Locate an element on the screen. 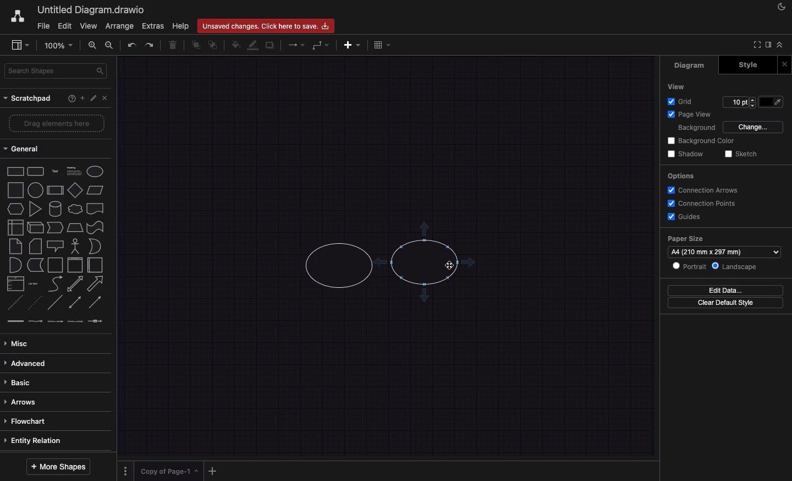  rounded rectangle is located at coordinates (35, 172).